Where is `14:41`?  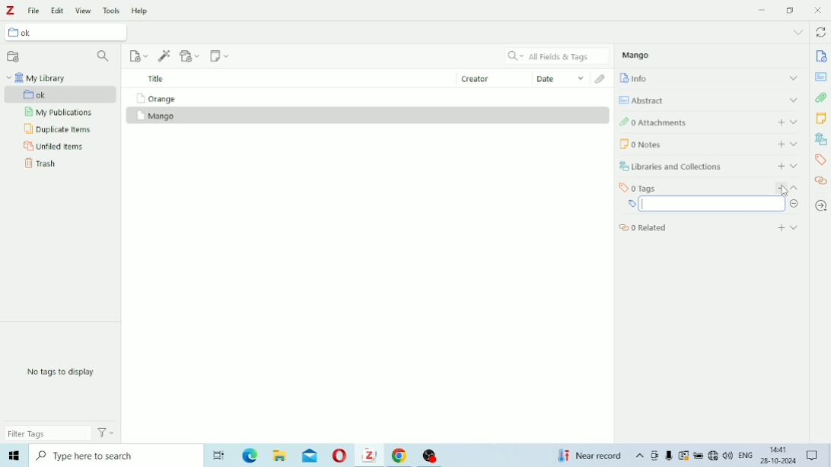
14:41 is located at coordinates (779, 450).